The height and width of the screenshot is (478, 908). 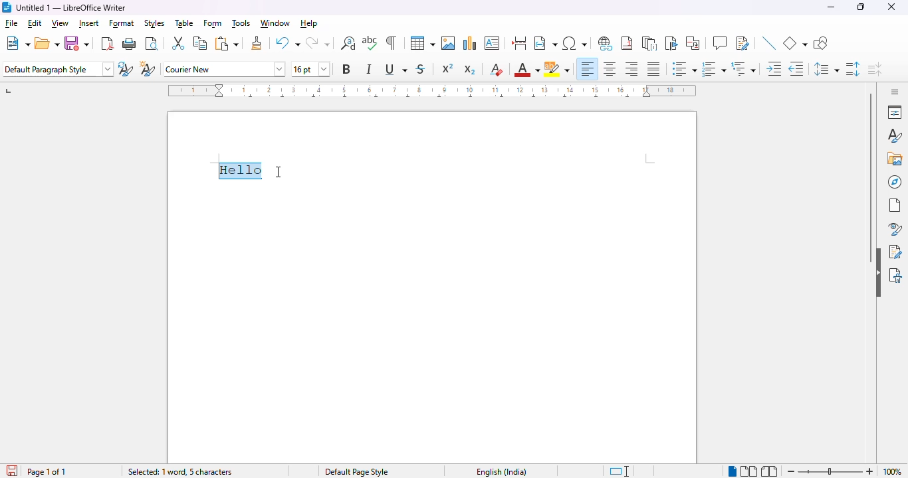 I want to click on save, so click(x=77, y=43).